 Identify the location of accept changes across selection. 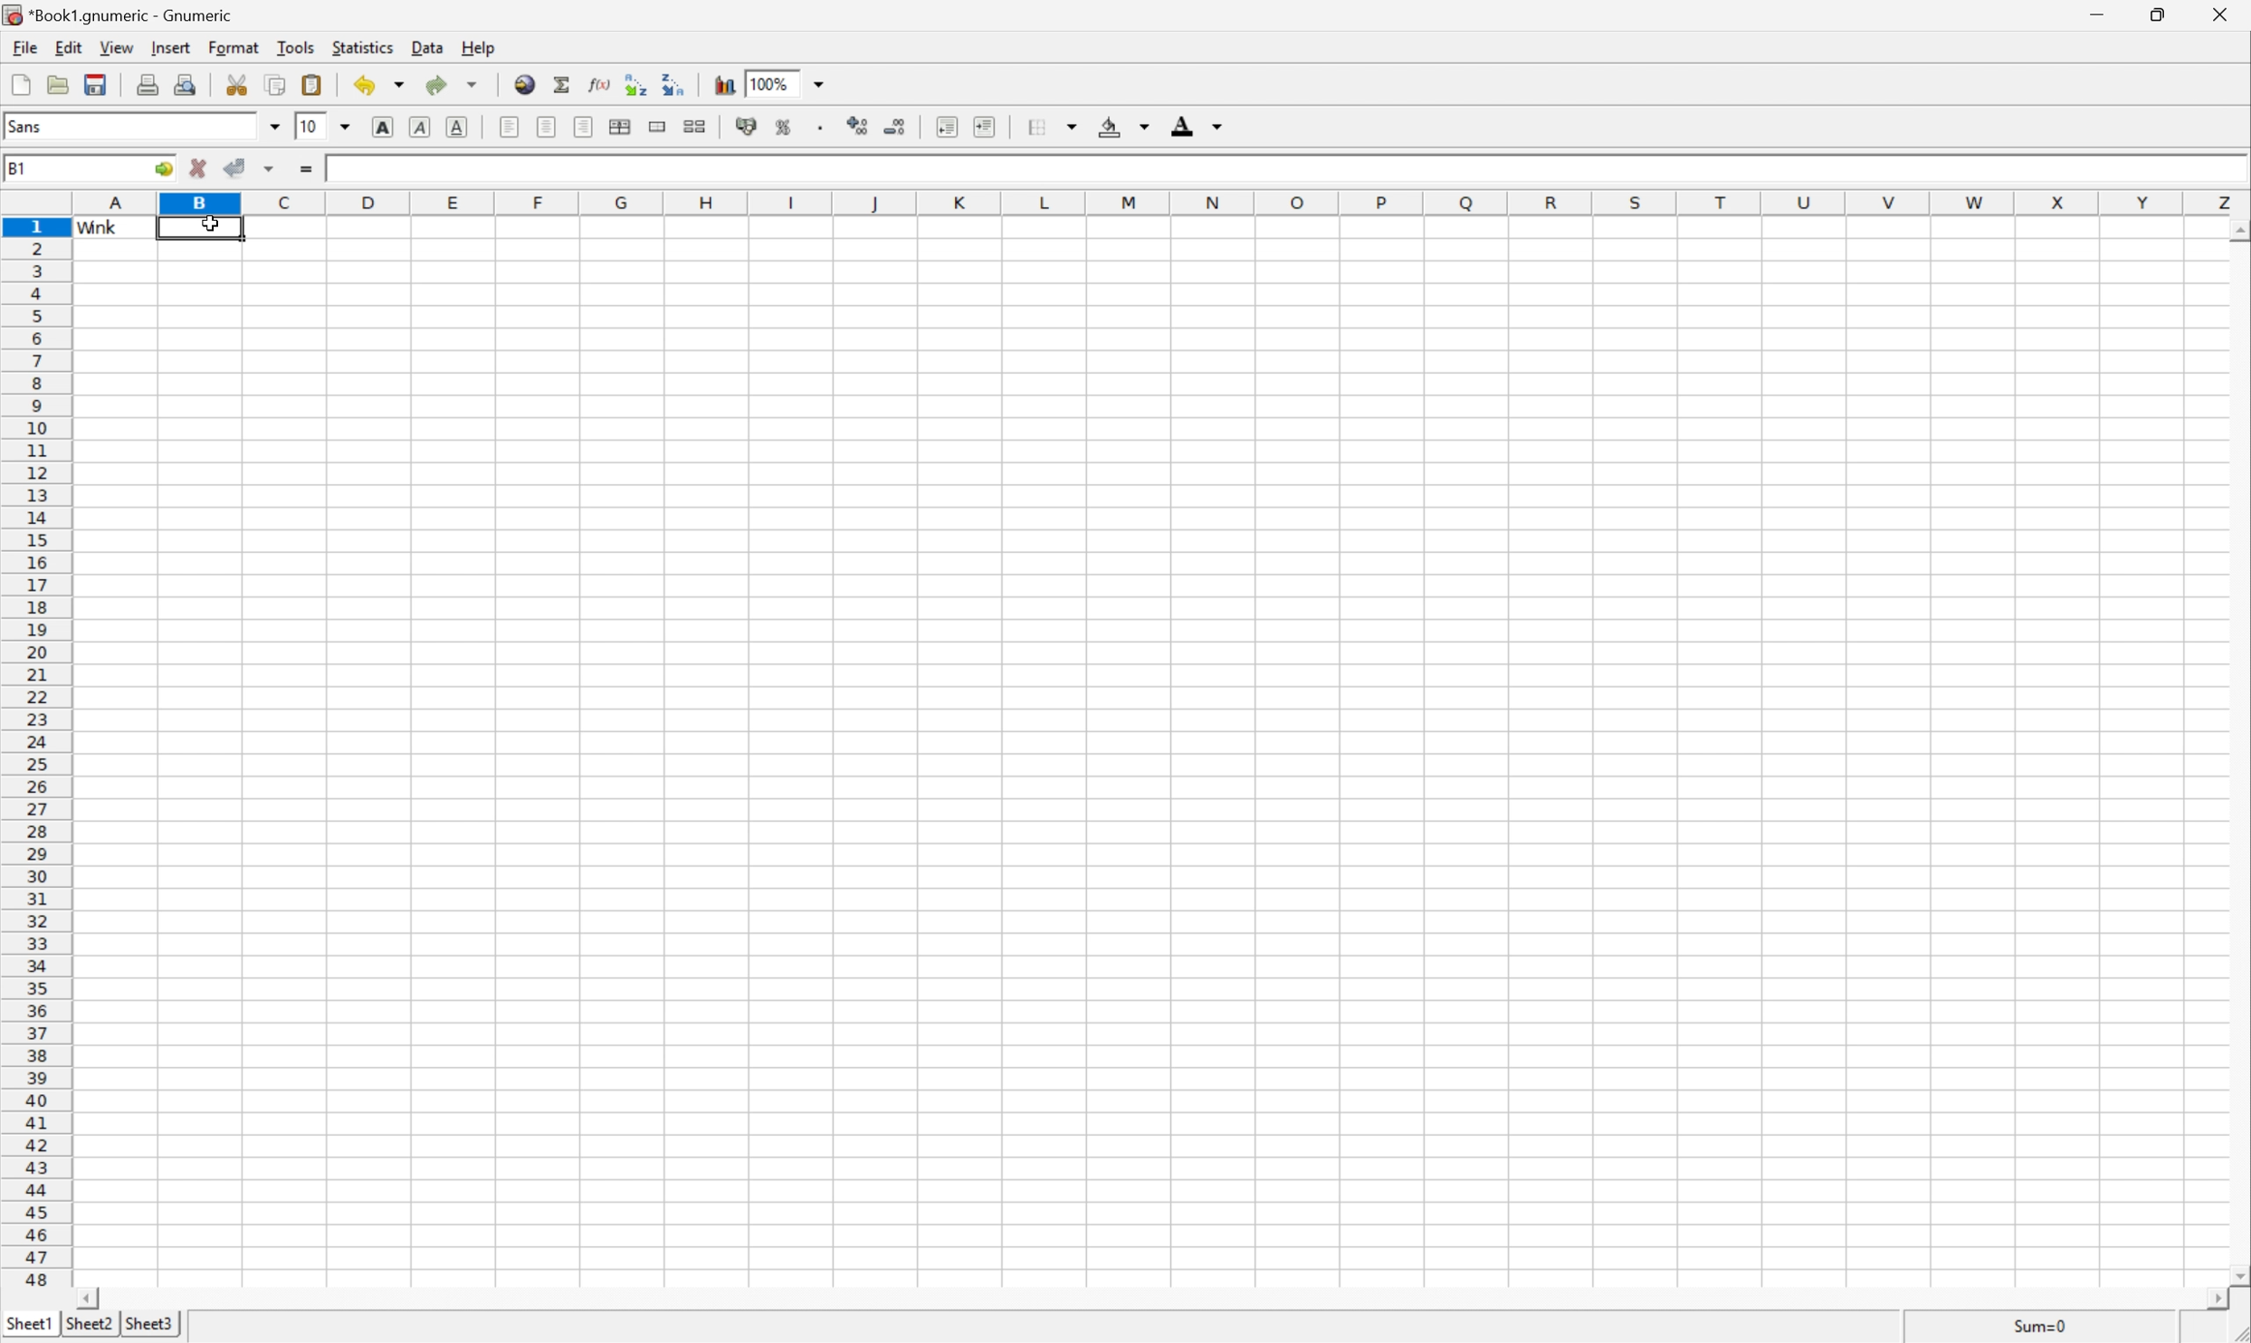
(269, 171).